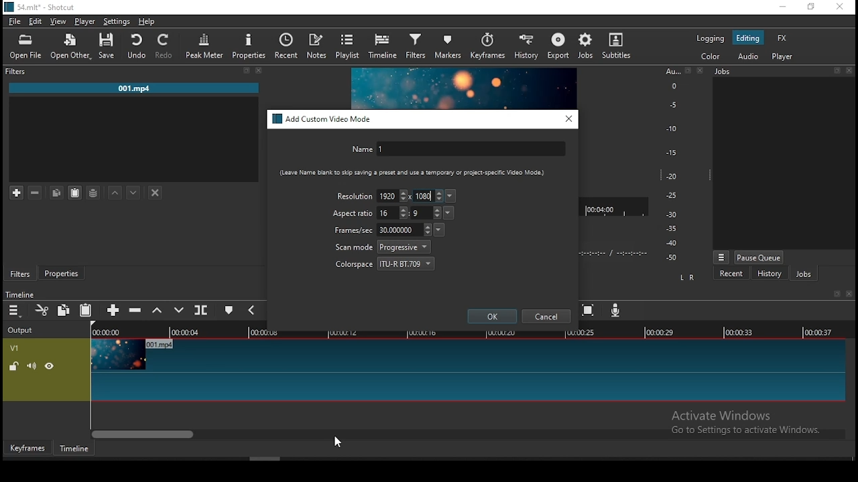 Image resolution: width=858 pixels, height=482 pixels. What do you see at coordinates (147, 21) in the screenshot?
I see `help` at bounding box center [147, 21].